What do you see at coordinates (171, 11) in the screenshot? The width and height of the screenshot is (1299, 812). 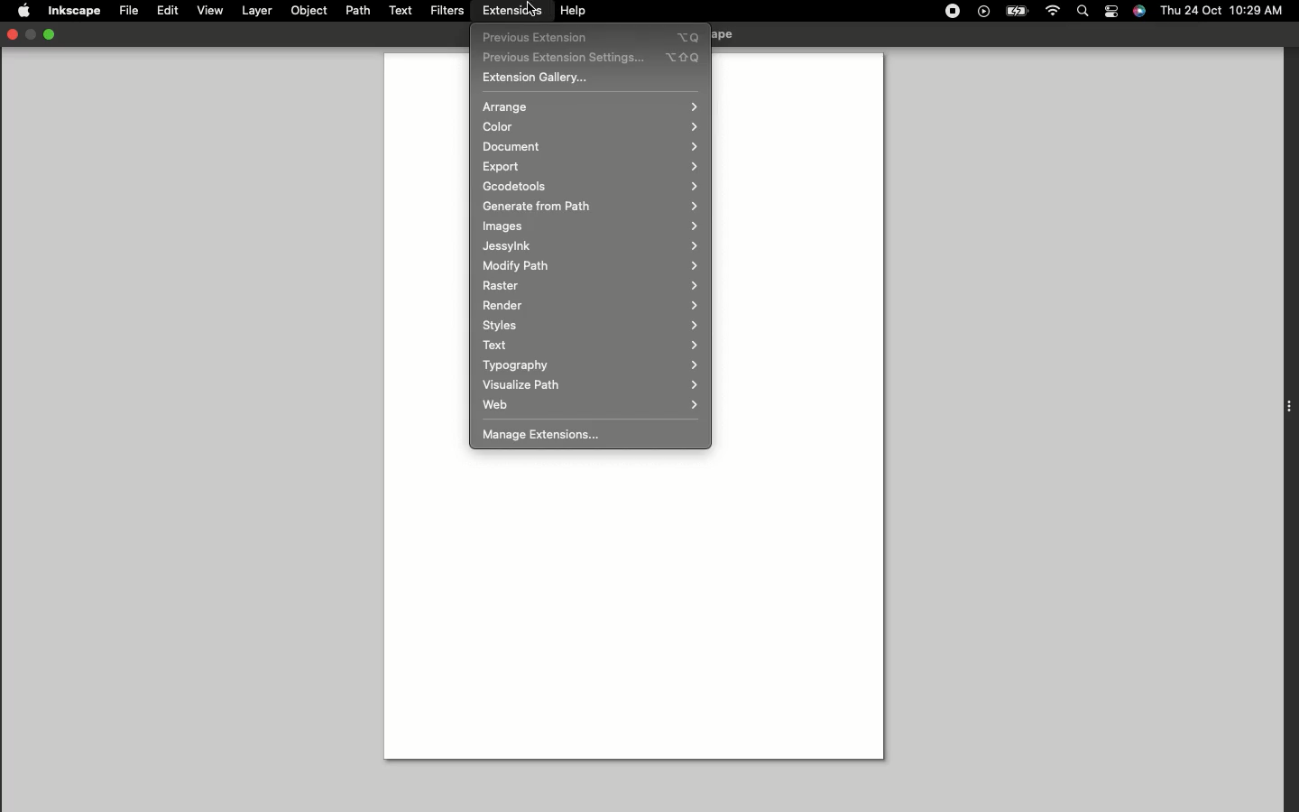 I see `Edit` at bounding box center [171, 11].